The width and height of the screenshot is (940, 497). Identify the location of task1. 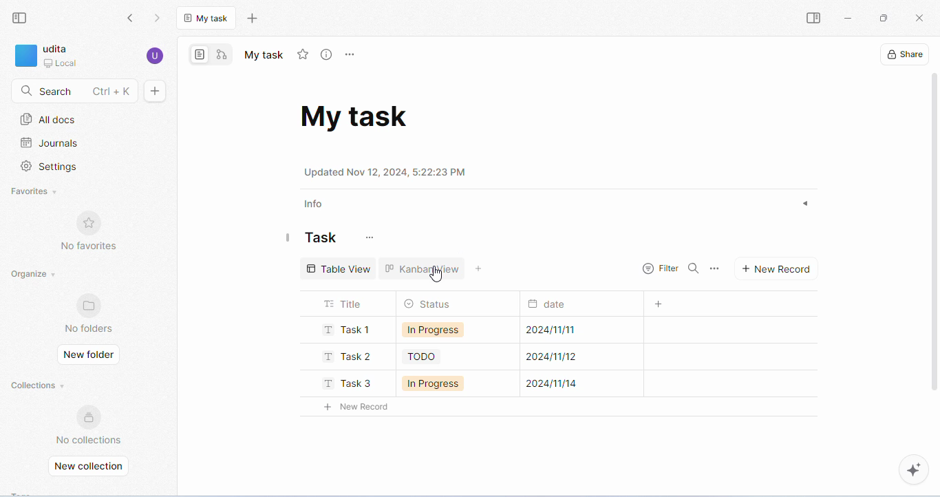
(347, 331).